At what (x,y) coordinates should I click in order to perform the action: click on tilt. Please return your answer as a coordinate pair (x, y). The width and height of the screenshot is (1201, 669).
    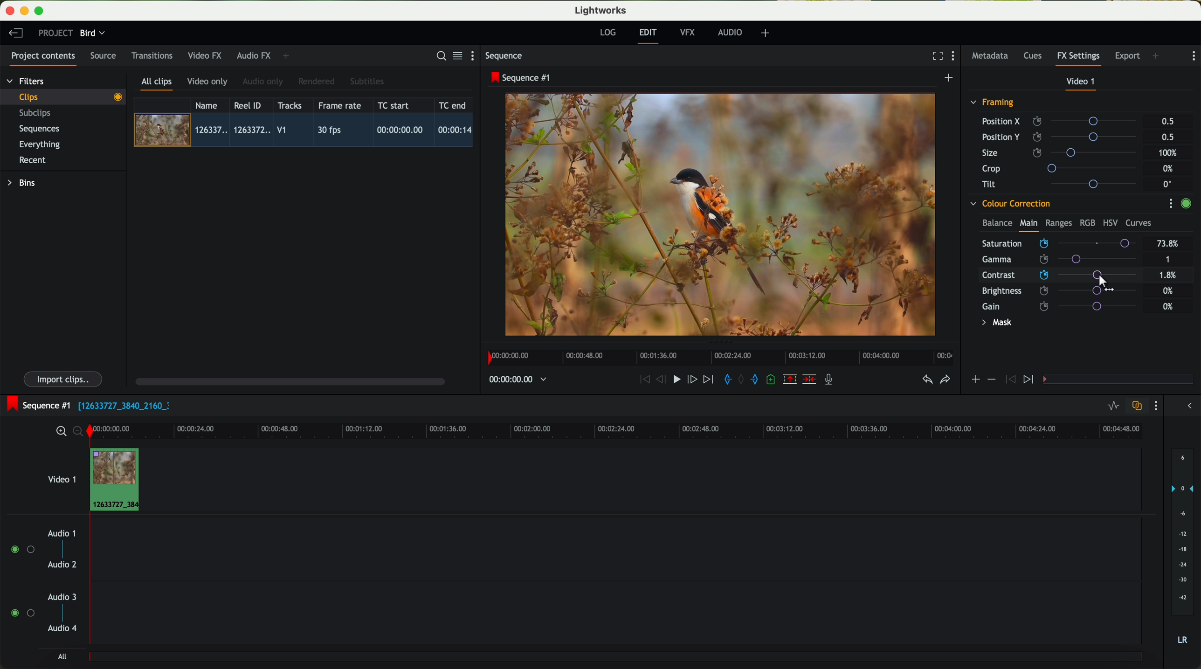
    Looking at the image, I should click on (1063, 184).